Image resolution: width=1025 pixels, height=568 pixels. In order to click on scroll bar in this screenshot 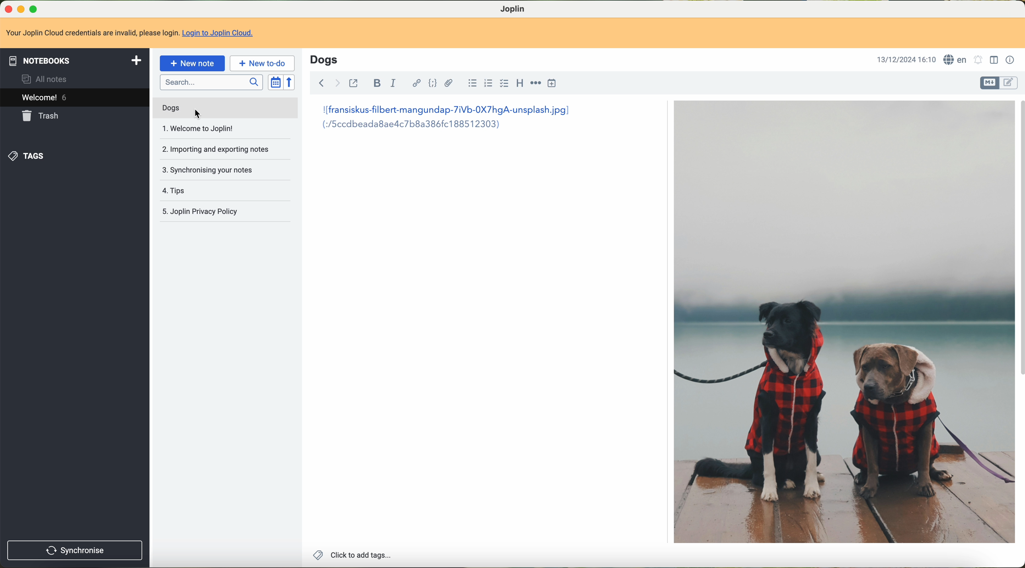, I will do `click(1019, 242)`.